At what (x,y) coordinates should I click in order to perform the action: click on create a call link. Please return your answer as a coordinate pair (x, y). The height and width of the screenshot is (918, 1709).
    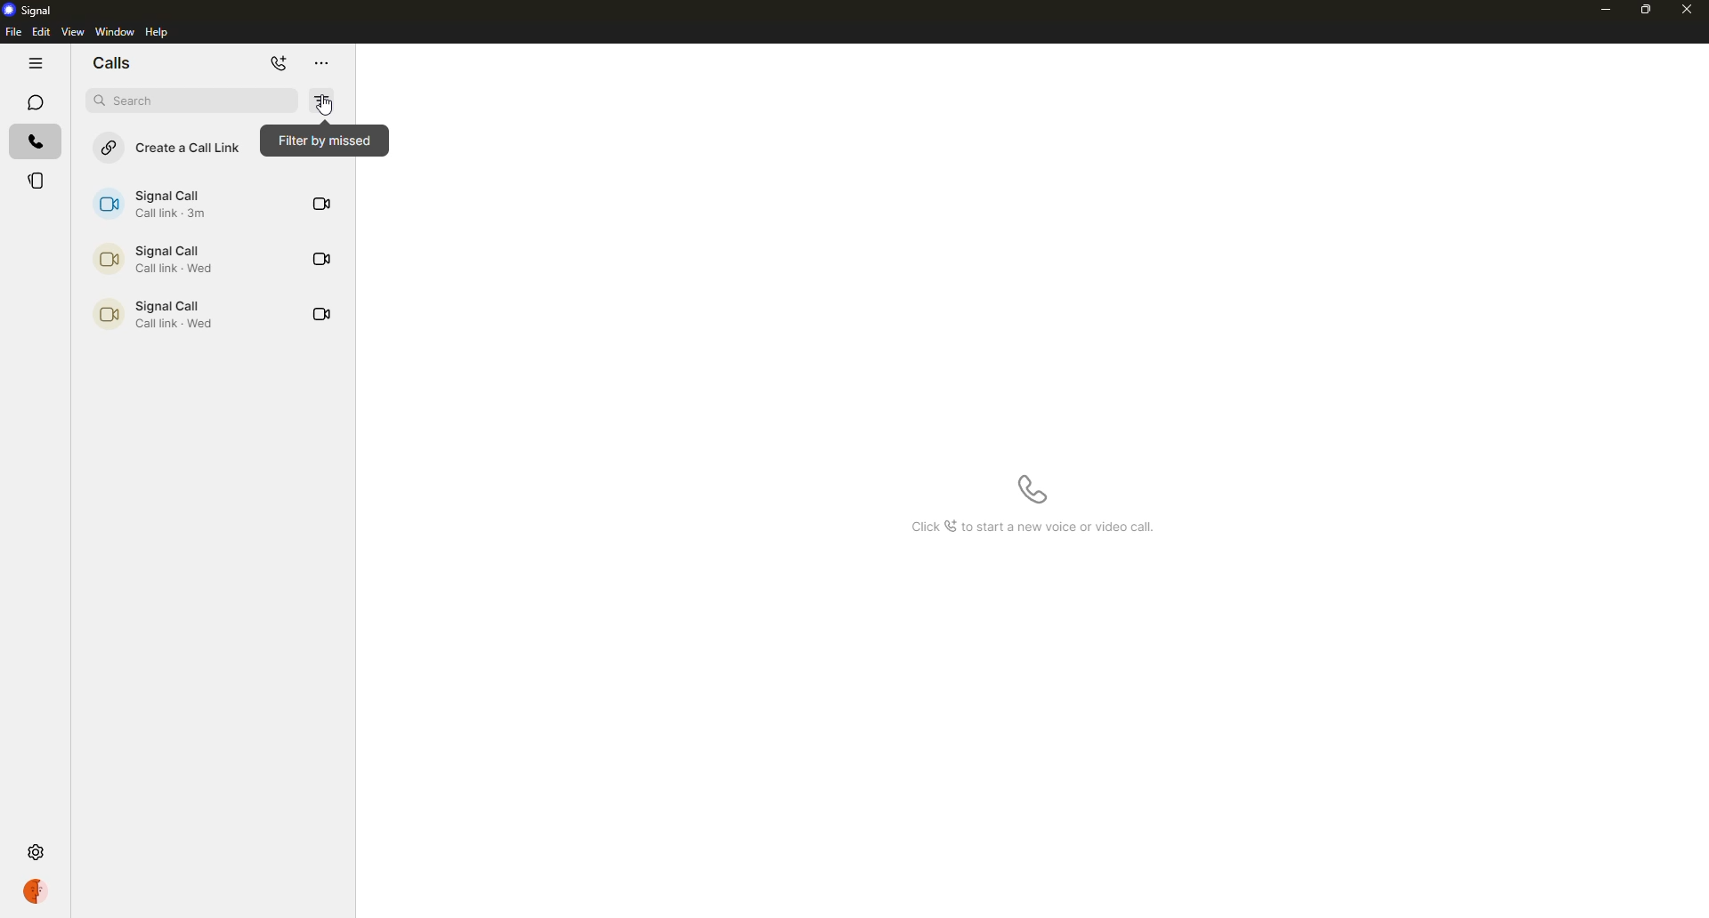
    Looking at the image, I should click on (173, 148).